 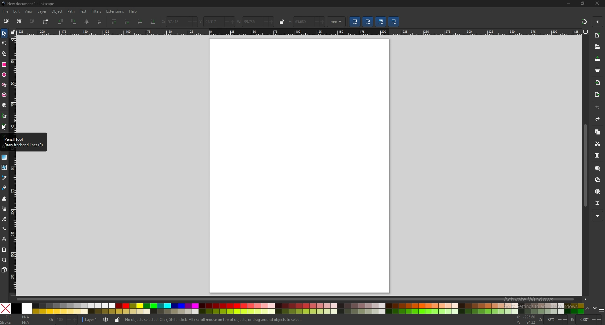 I want to click on lower one step, so click(x=141, y=22).